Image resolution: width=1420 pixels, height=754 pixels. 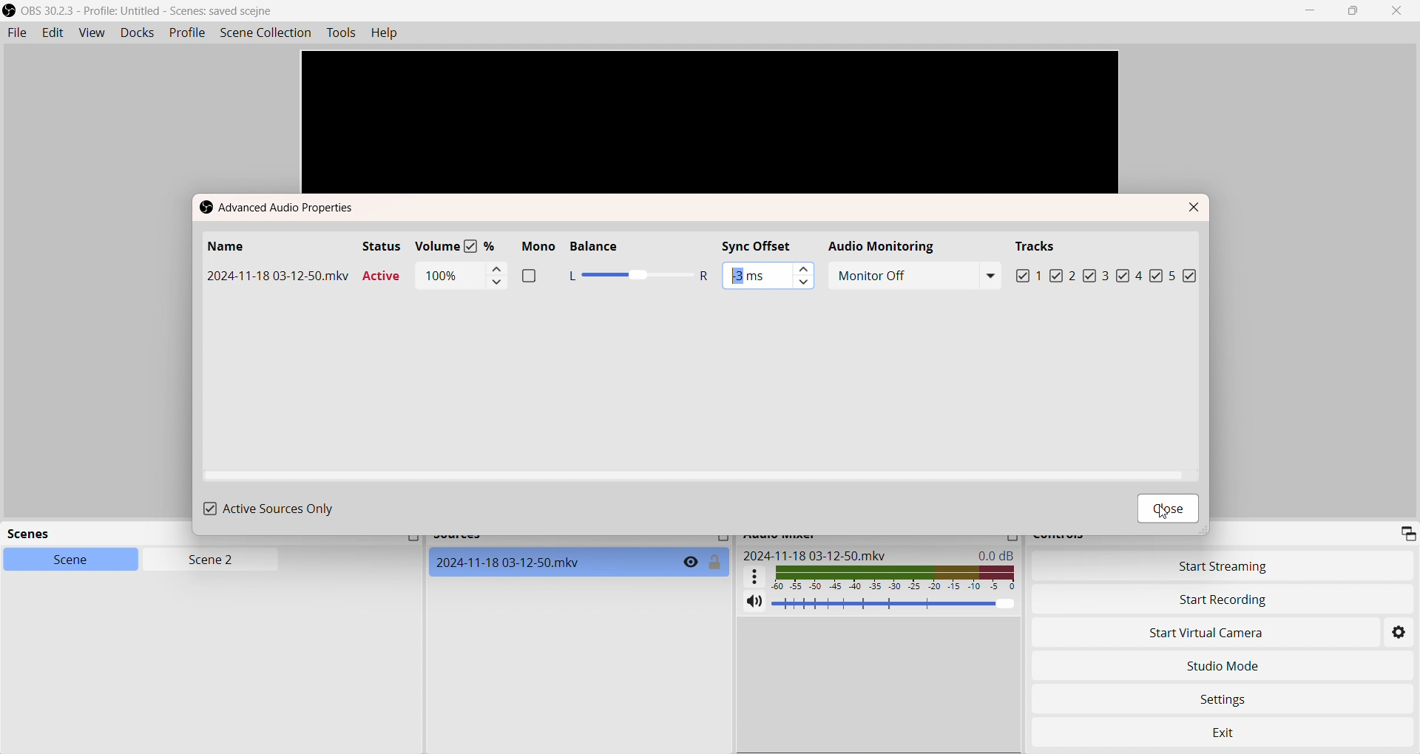 I want to click on -3 ms, so click(x=748, y=274).